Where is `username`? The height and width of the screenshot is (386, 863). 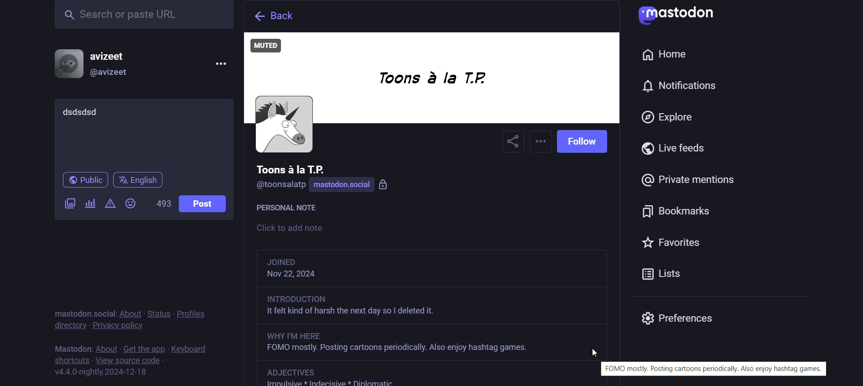
username is located at coordinates (291, 168).